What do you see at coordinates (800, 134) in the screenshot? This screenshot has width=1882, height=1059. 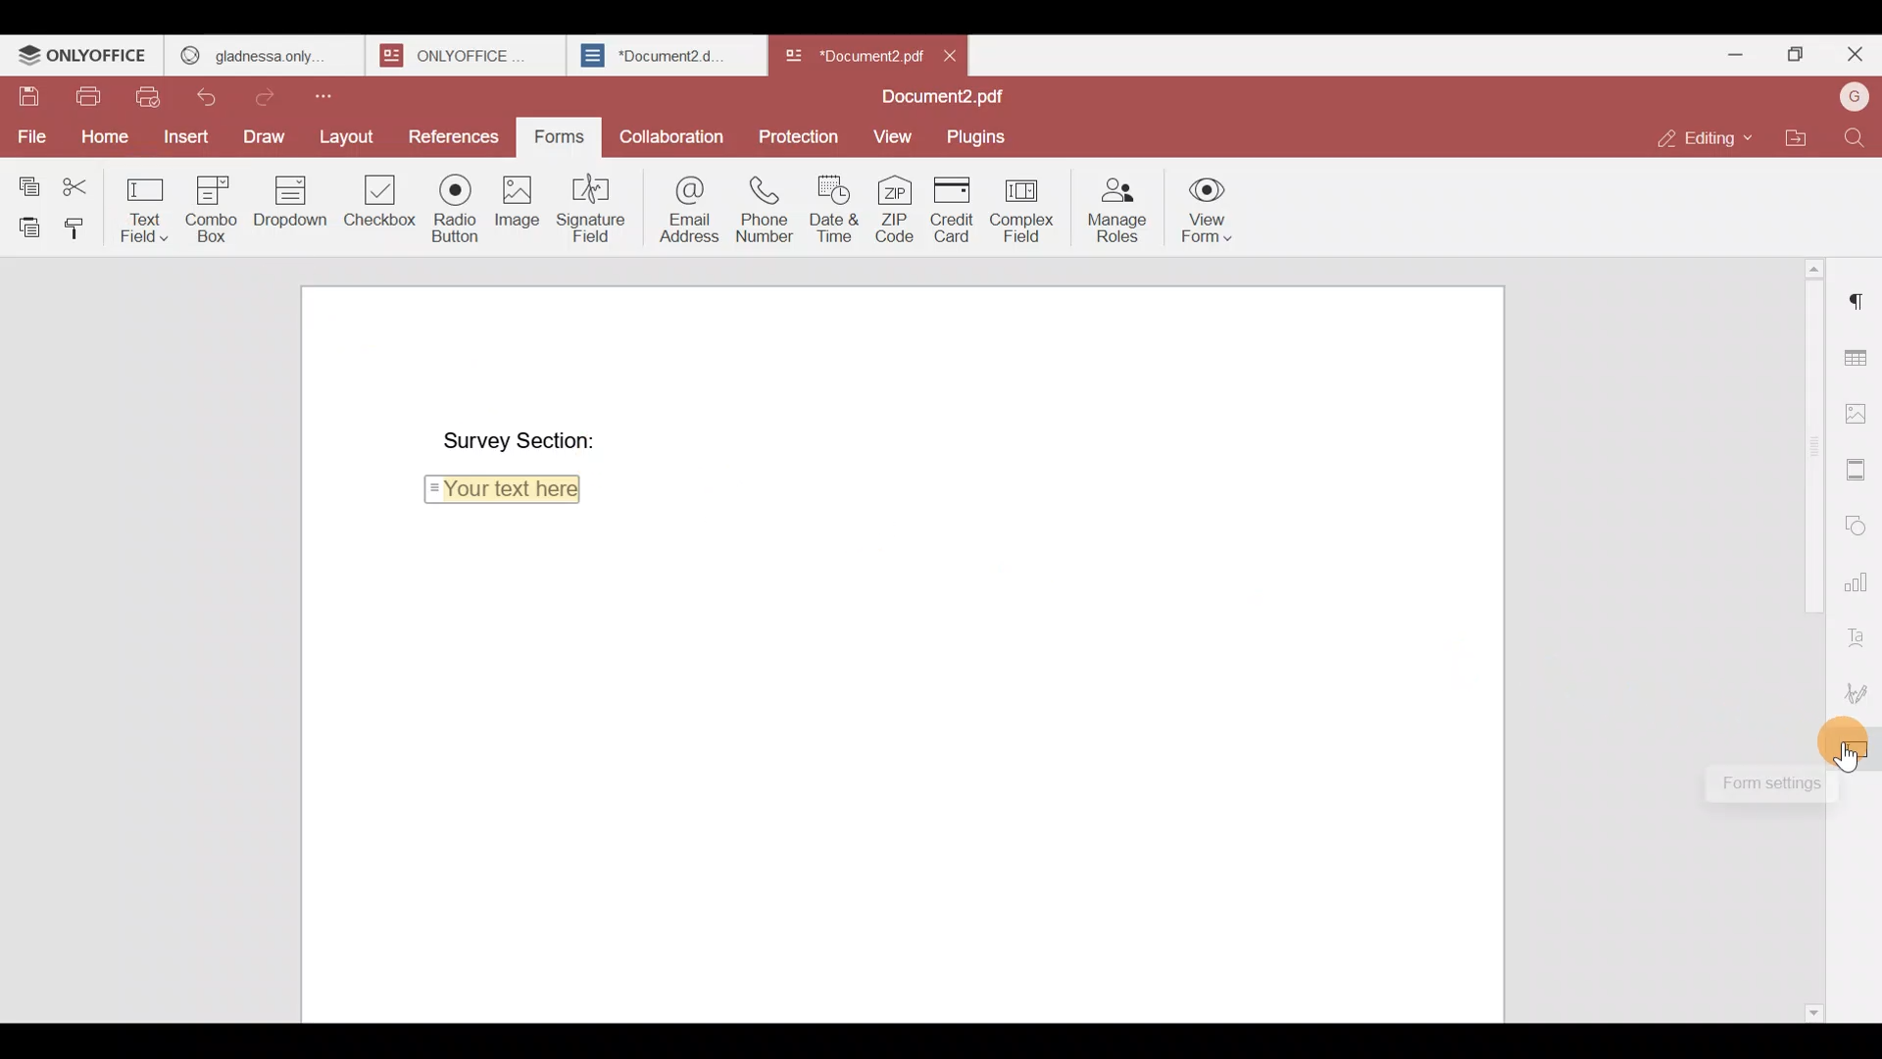 I see `Protection` at bounding box center [800, 134].